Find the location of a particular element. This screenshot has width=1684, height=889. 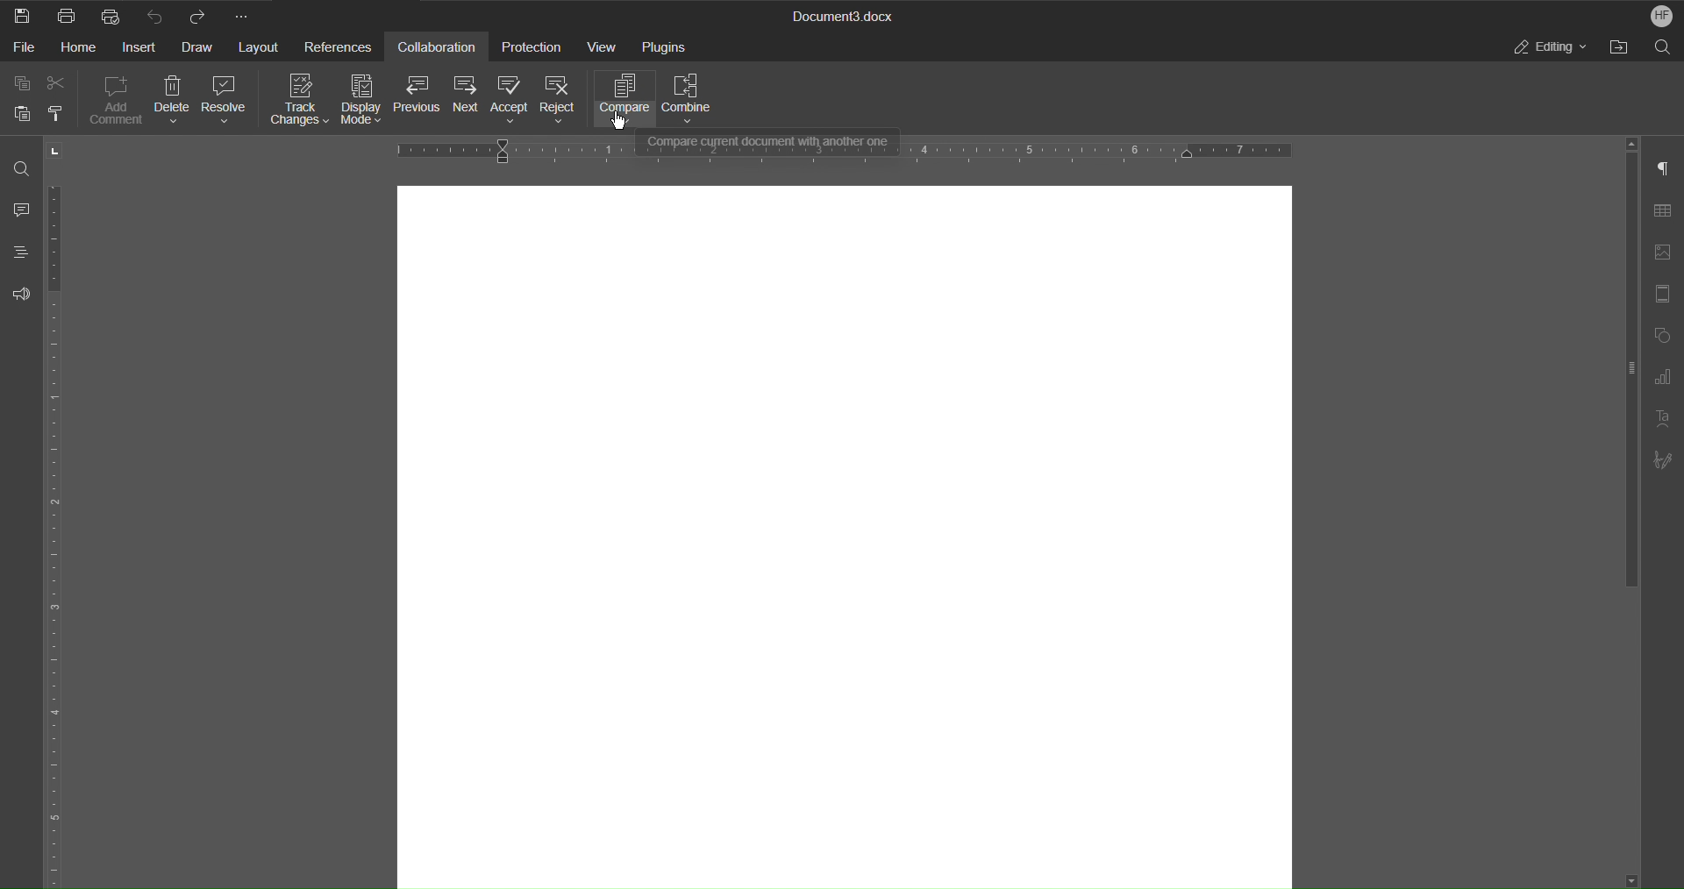

Delete is located at coordinates (174, 98).